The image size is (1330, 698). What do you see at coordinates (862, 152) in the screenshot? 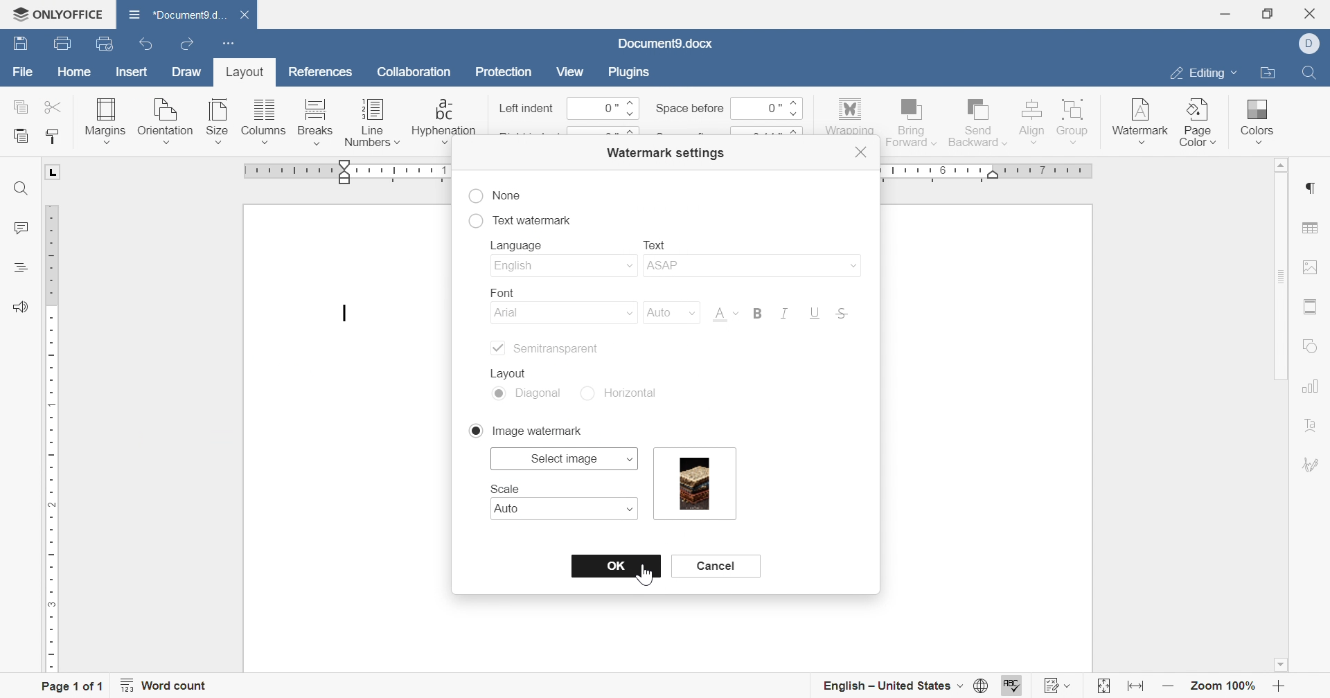
I see `close` at bounding box center [862, 152].